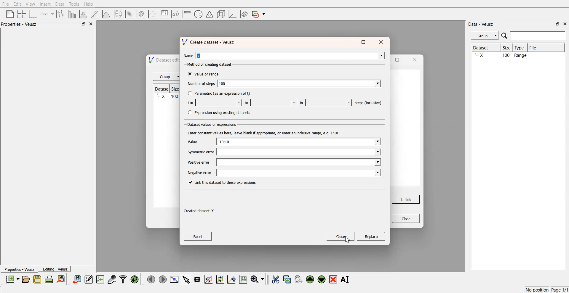  I want to click on move the selected widgets up, so click(311, 280).